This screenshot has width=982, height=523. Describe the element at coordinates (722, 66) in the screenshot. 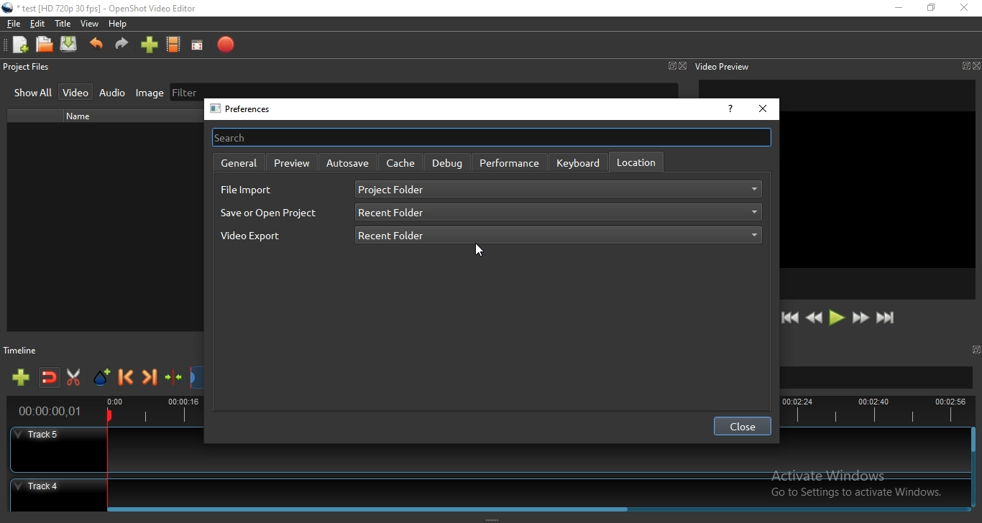

I see `Video preview` at that location.